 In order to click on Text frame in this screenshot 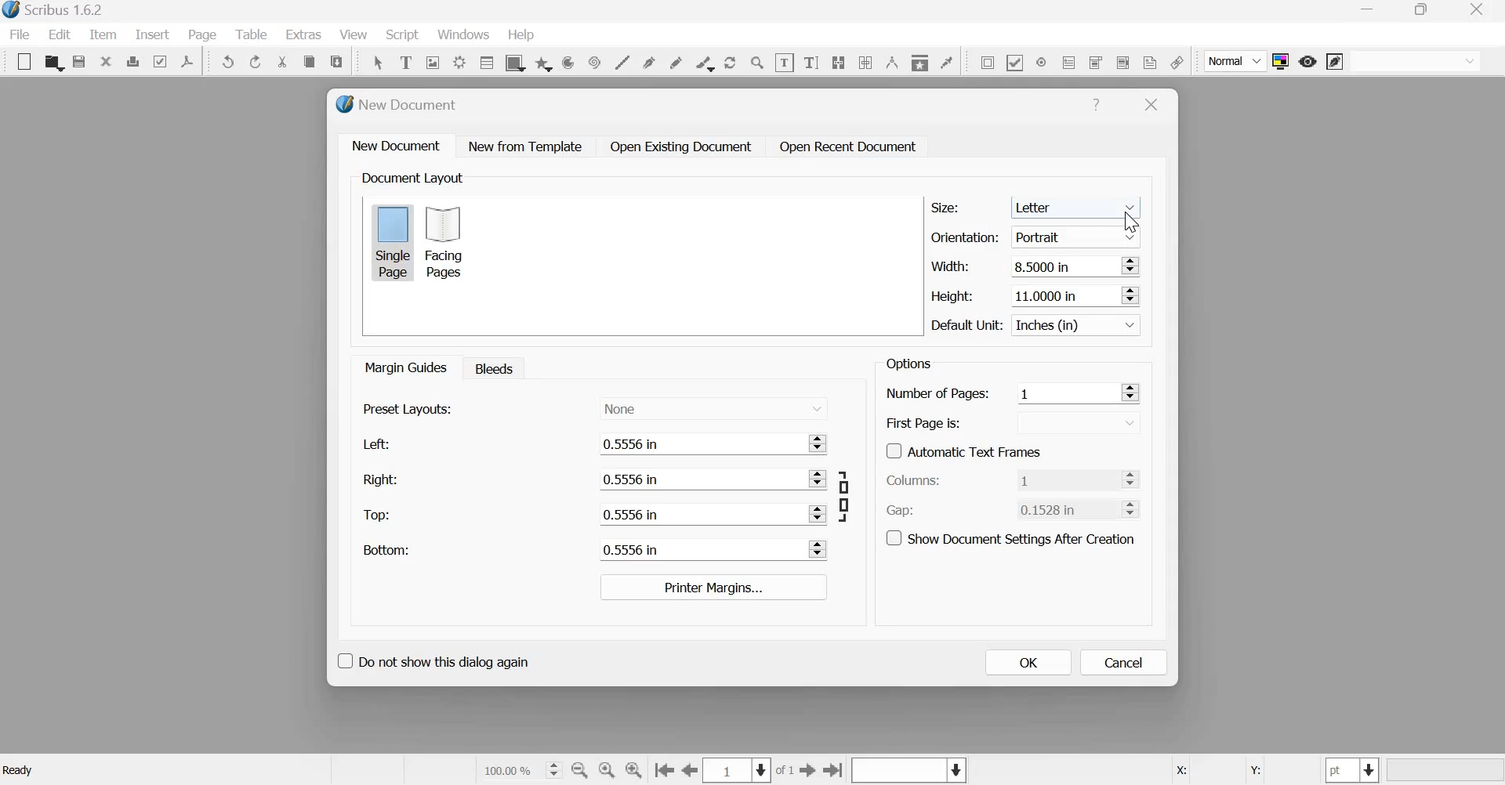, I will do `click(405, 60)`.